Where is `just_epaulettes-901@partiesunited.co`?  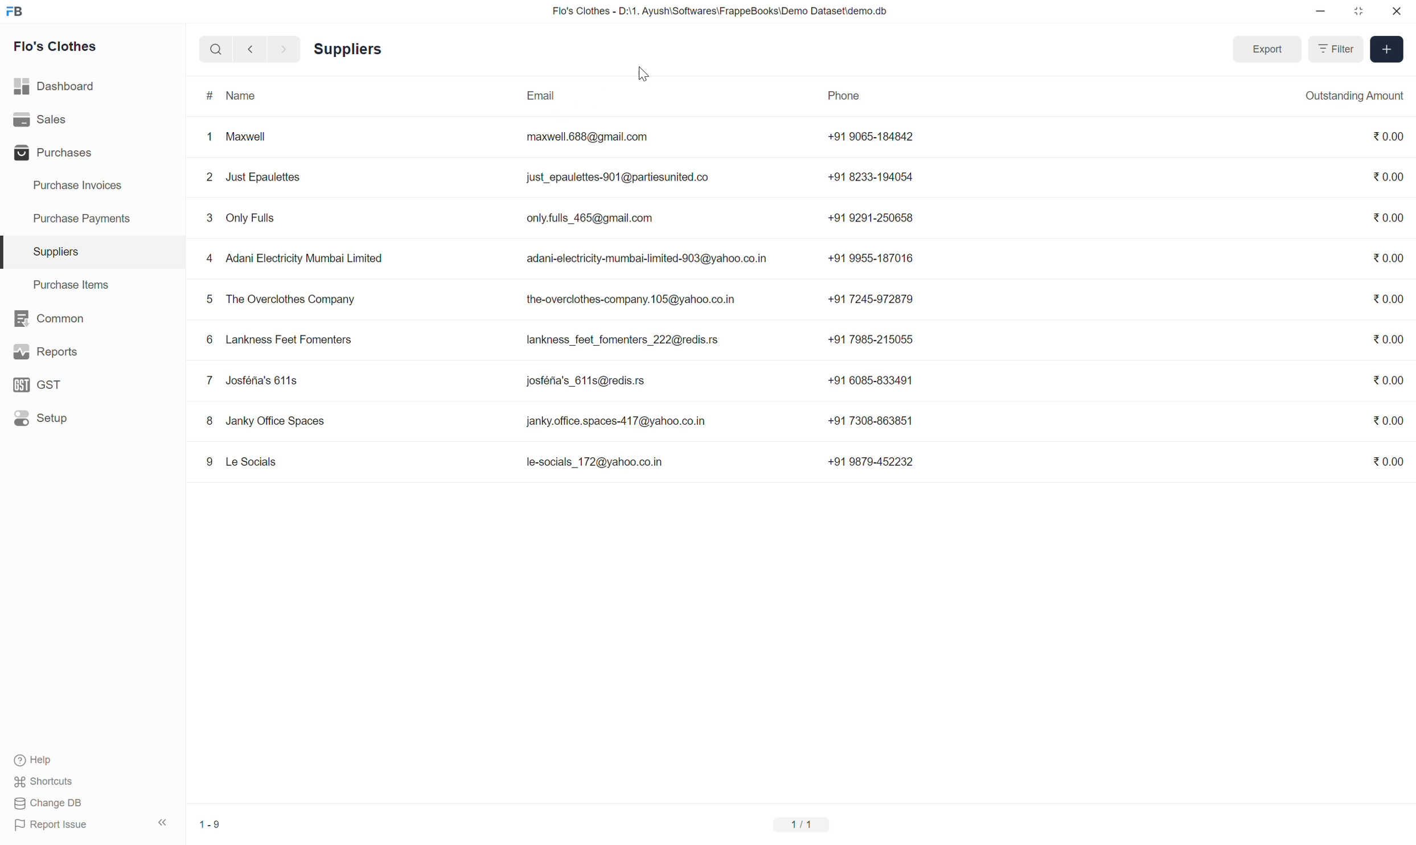 just_epaulettes-901@partiesunited.co is located at coordinates (629, 180).